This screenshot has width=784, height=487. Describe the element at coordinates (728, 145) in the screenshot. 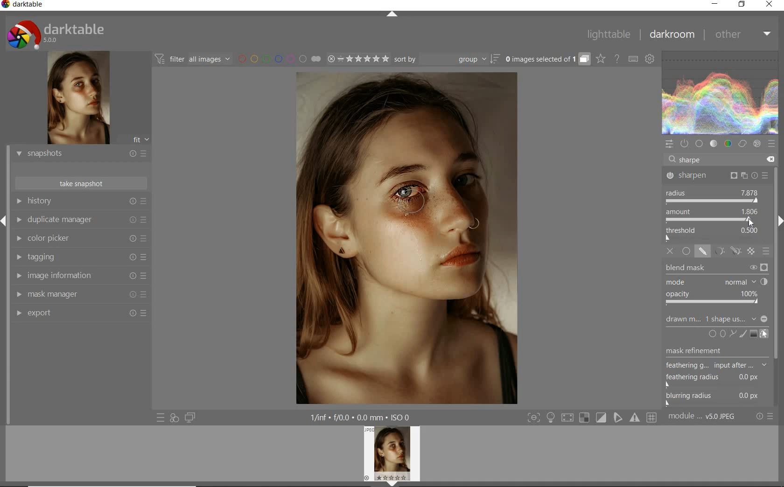

I see `color` at that location.